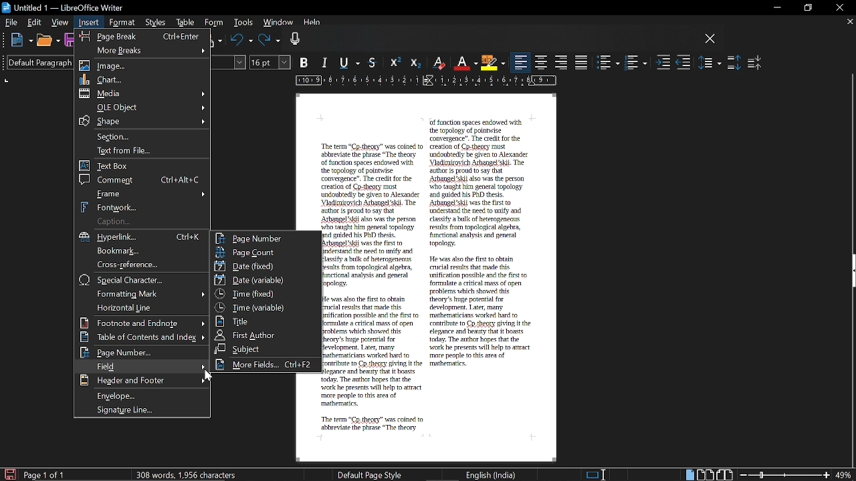 This screenshot has height=481, width=856. I want to click on 306 words, 1956 characters, so click(189, 474).